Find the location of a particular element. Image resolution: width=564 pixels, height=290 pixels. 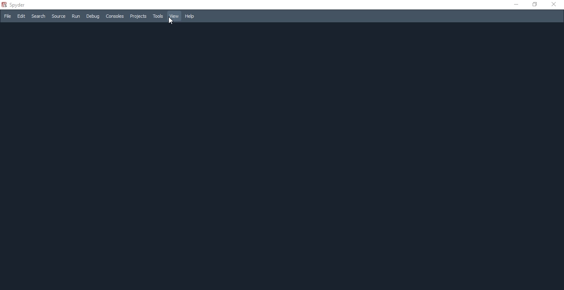

close is located at coordinates (555, 6).